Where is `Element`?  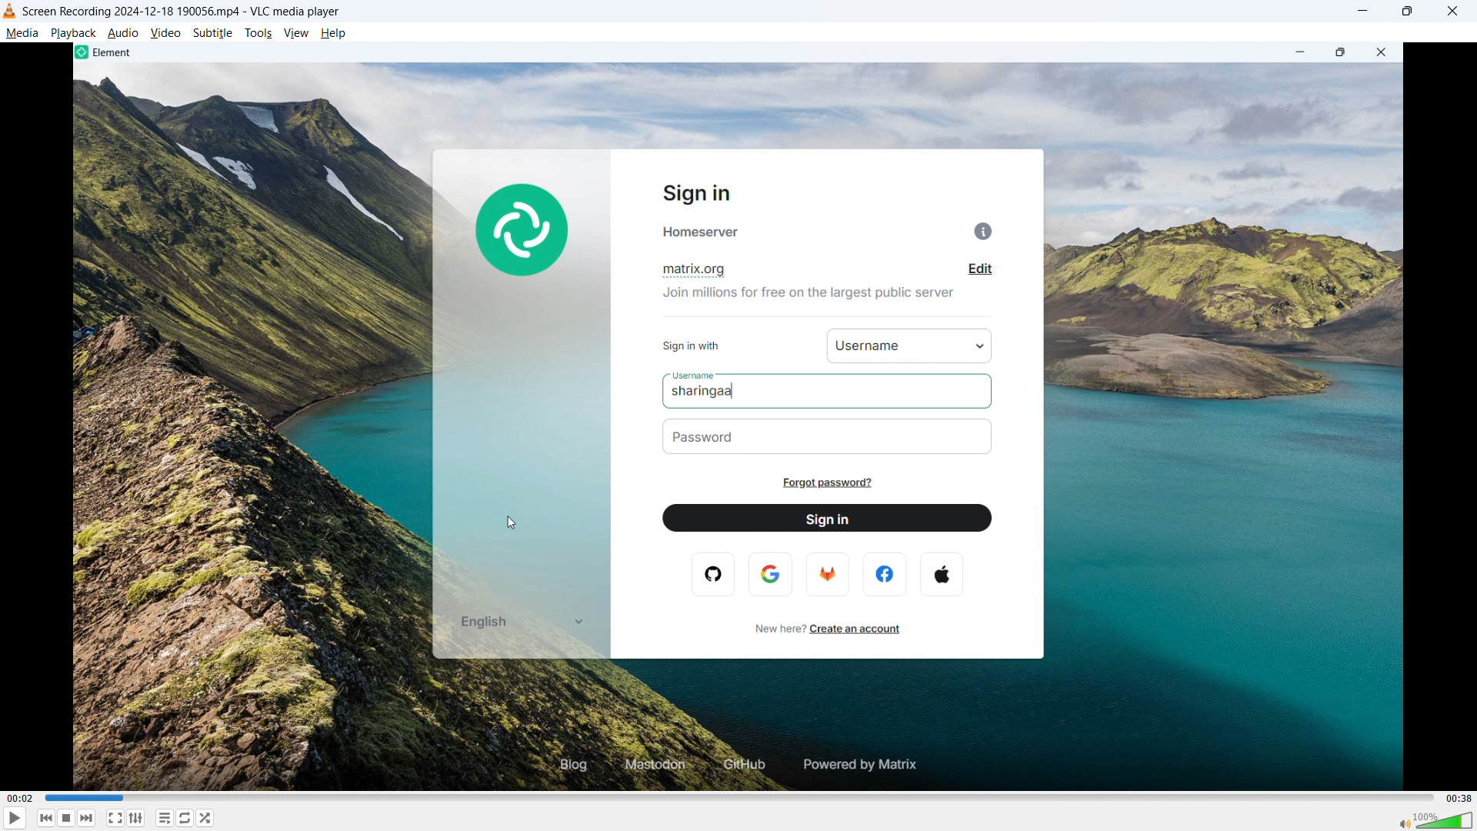
Element is located at coordinates (107, 53).